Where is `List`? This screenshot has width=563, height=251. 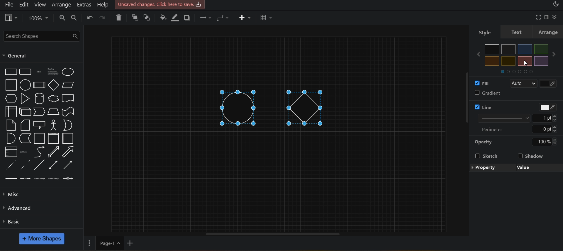
List is located at coordinates (11, 152).